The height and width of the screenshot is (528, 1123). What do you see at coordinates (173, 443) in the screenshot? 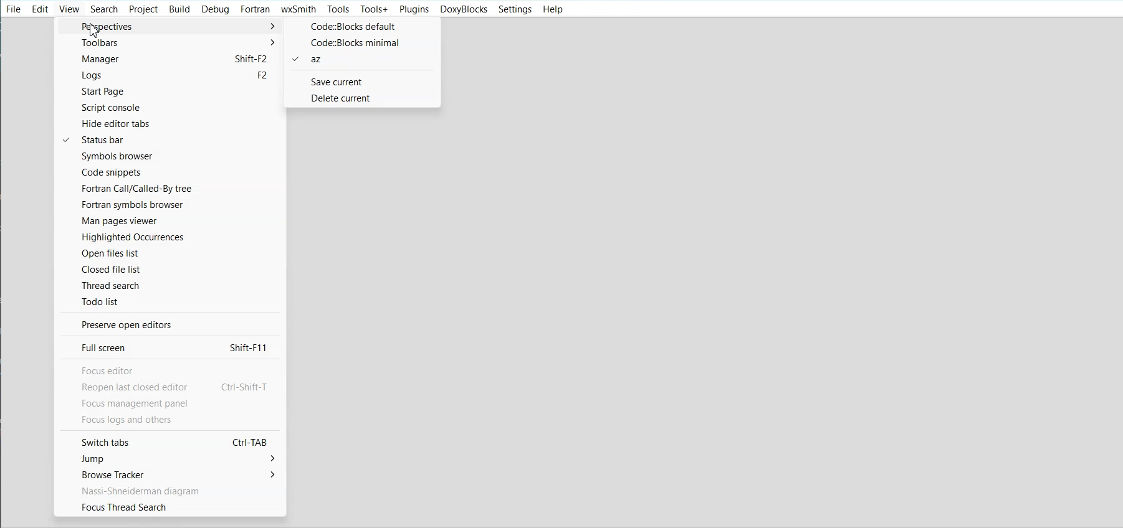
I see `Switch tabs` at bounding box center [173, 443].